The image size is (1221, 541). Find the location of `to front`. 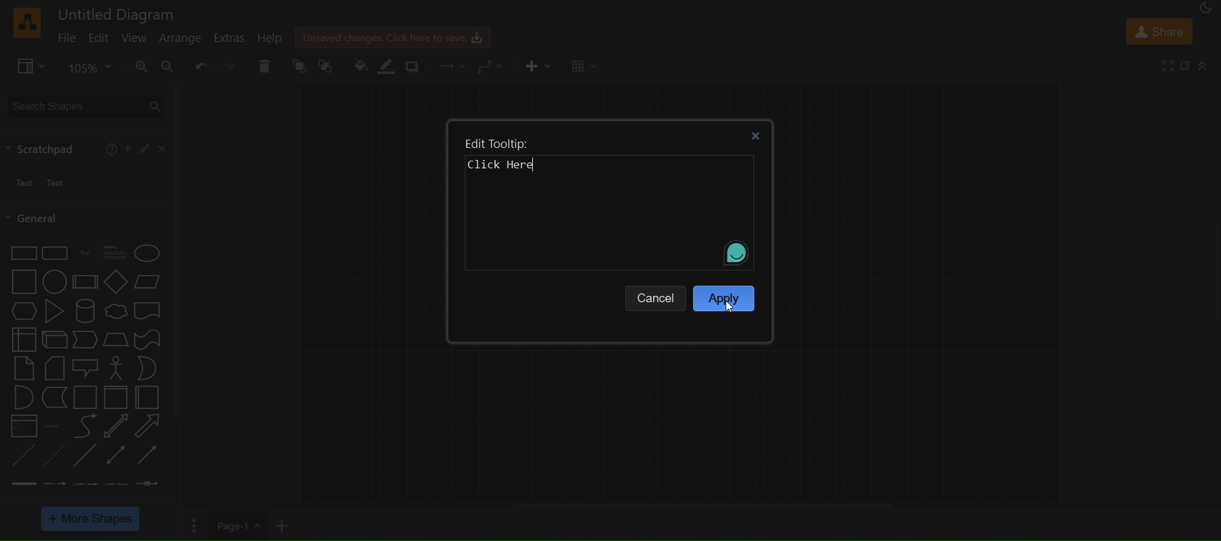

to front is located at coordinates (298, 65).